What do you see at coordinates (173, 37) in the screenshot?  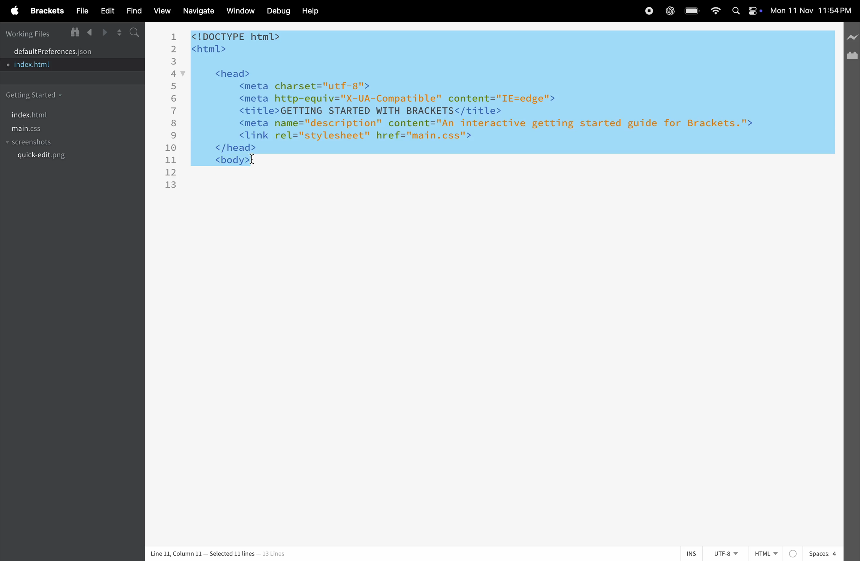 I see `1` at bounding box center [173, 37].